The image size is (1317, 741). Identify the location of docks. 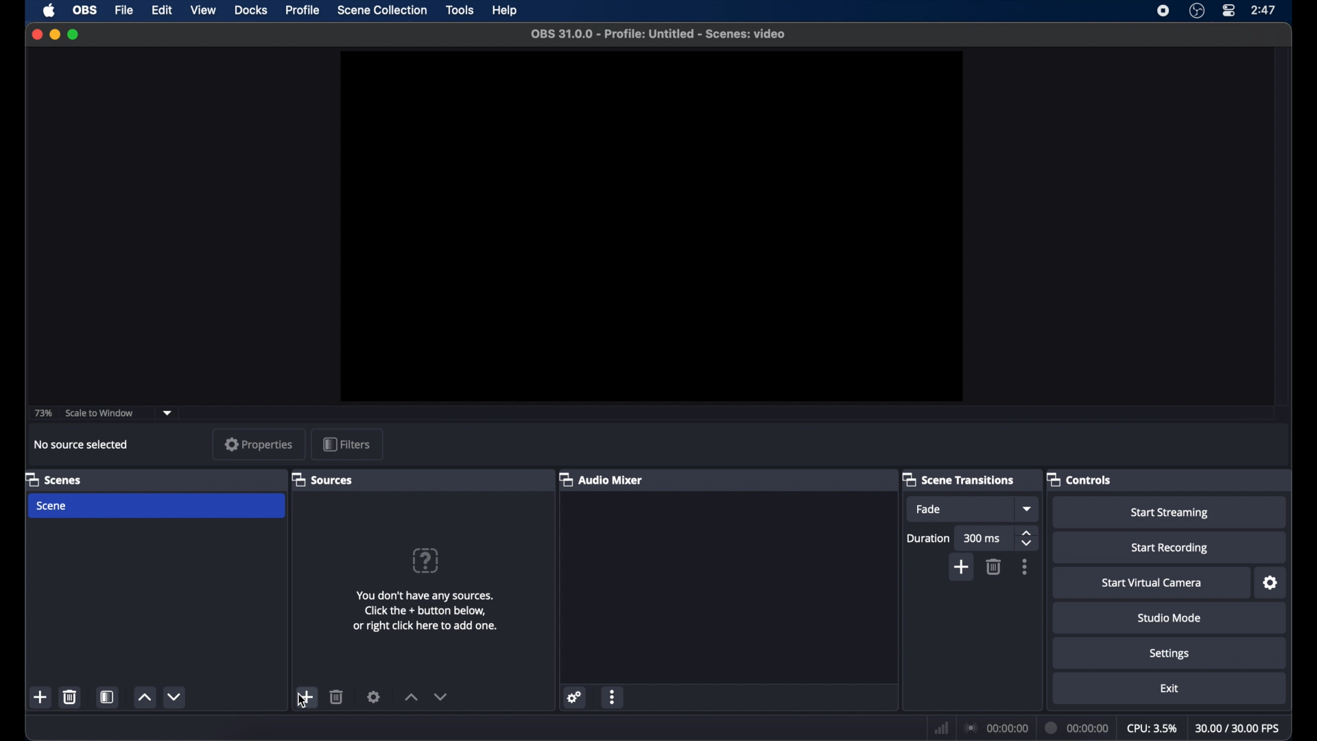
(251, 10).